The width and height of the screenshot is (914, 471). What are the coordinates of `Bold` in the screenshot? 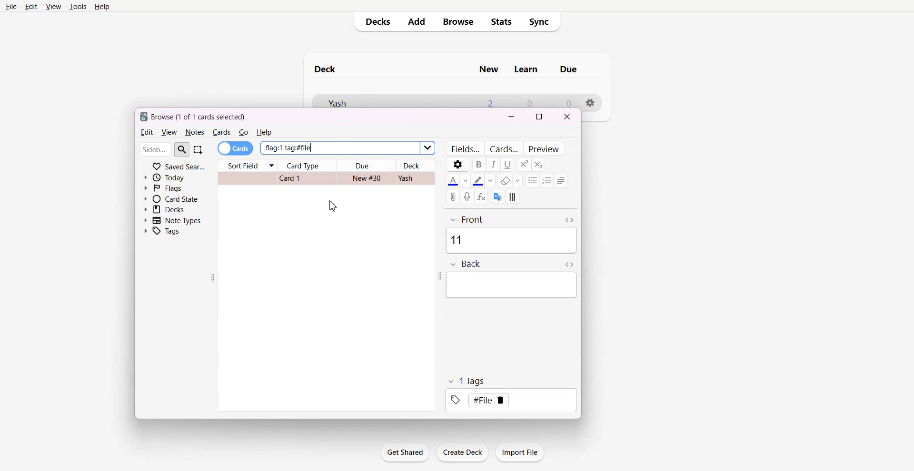 It's located at (478, 164).